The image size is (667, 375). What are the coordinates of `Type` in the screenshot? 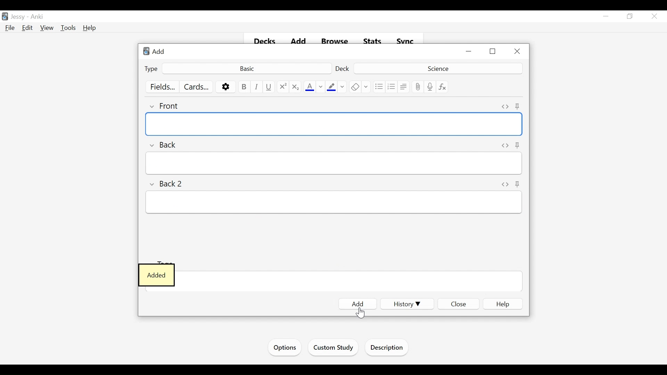 It's located at (151, 68).